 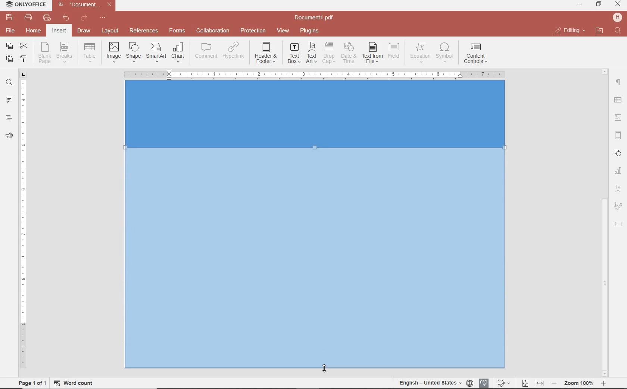 I want to click on INSERT SHAPE, so click(x=133, y=52).